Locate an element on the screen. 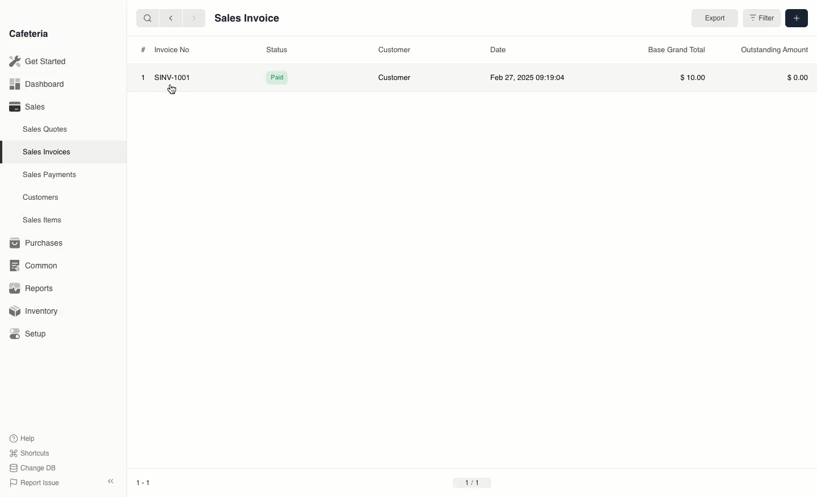 The width and height of the screenshot is (817, 497). Sales Items is located at coordinates (42, 220).